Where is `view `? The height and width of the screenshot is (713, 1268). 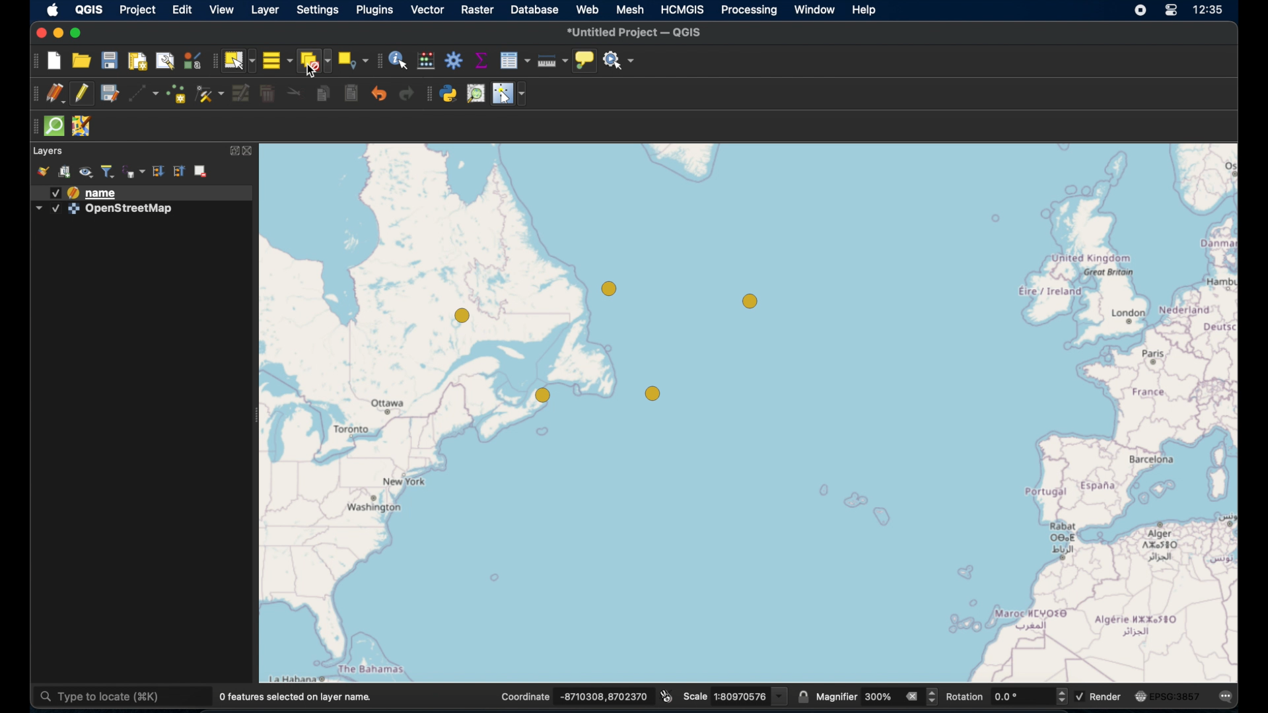 view  is located at coordinates (221, 11).